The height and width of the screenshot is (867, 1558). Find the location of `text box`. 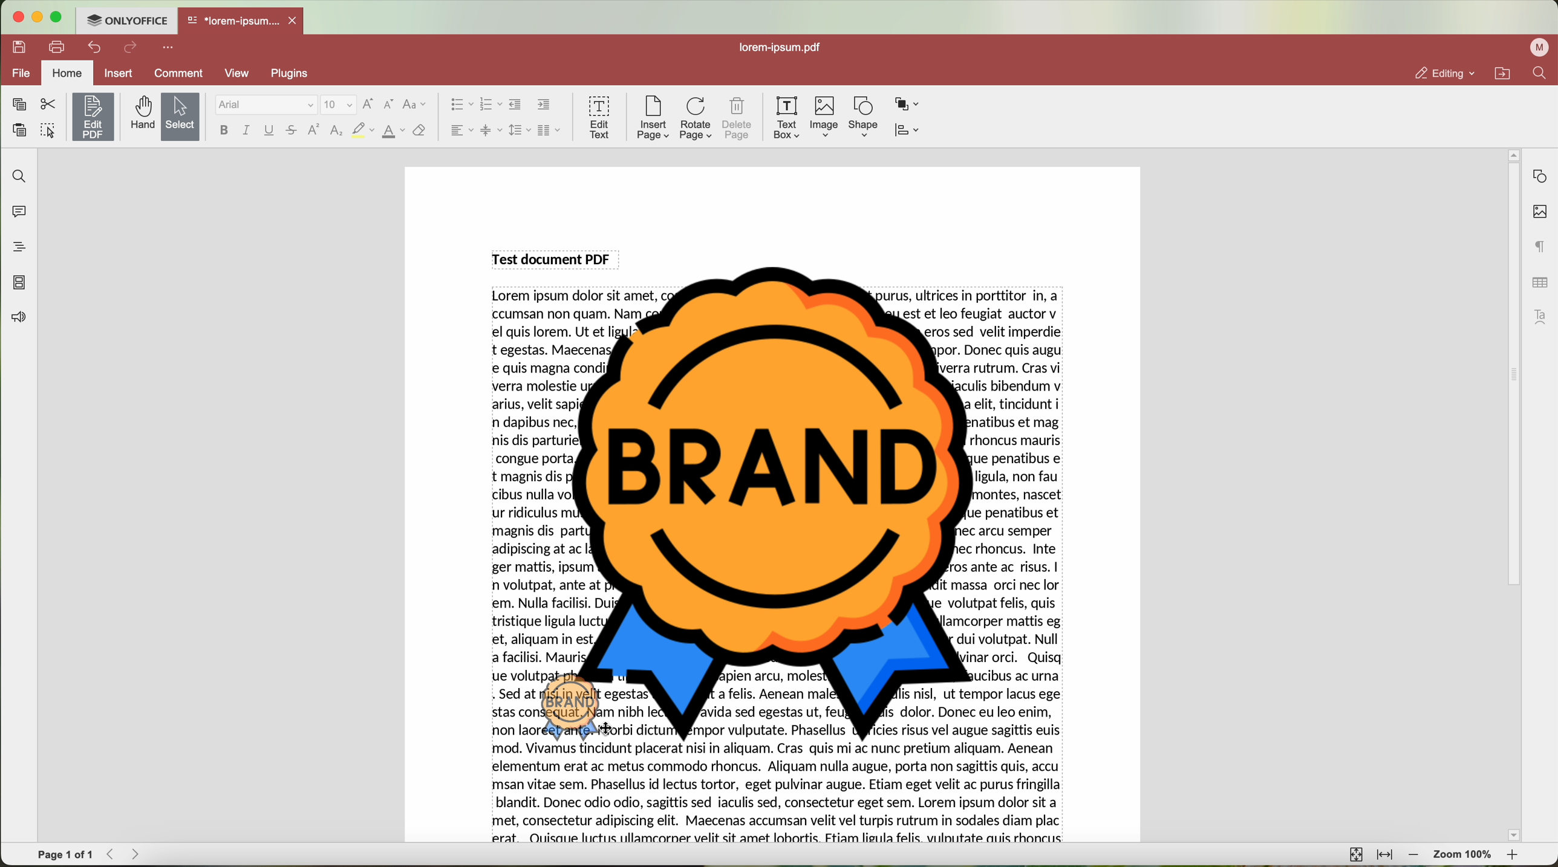

text box is located at coordinates (787, 118).